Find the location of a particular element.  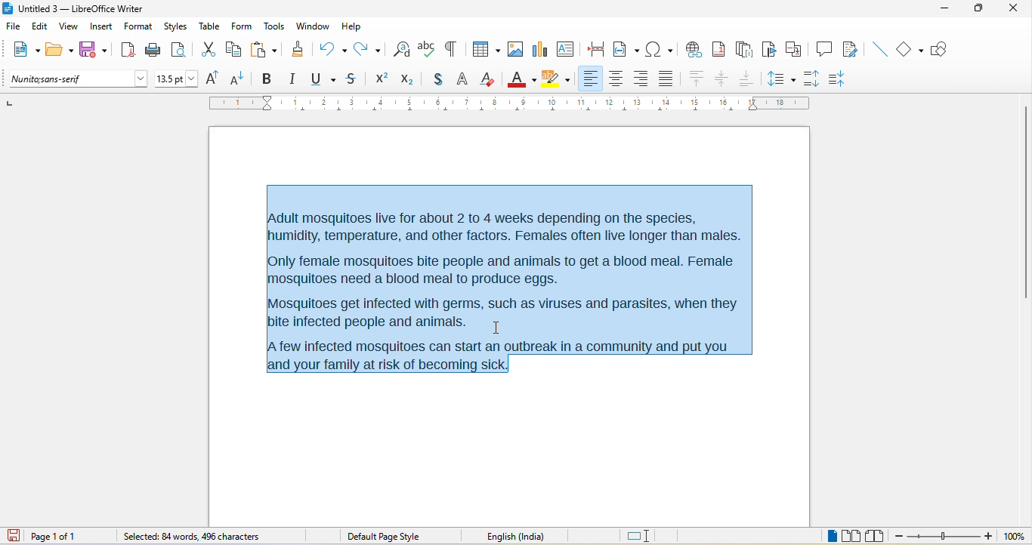

print preview is located at coordinates (182, 50).